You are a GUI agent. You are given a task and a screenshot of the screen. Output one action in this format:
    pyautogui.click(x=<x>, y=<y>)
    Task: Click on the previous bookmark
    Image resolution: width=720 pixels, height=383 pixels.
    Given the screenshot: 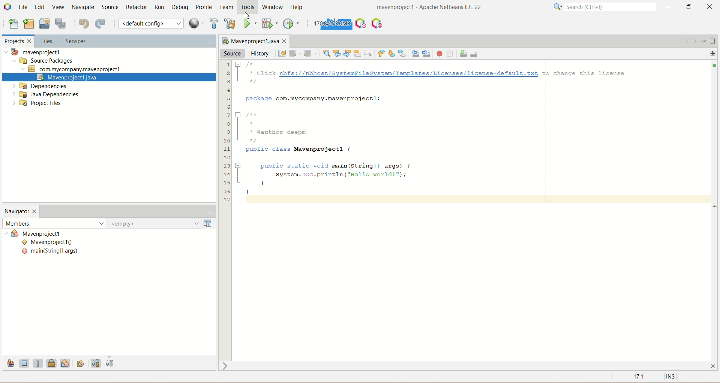 What is the action you would take?
    pyautogui.click(x=381, y=54)
    